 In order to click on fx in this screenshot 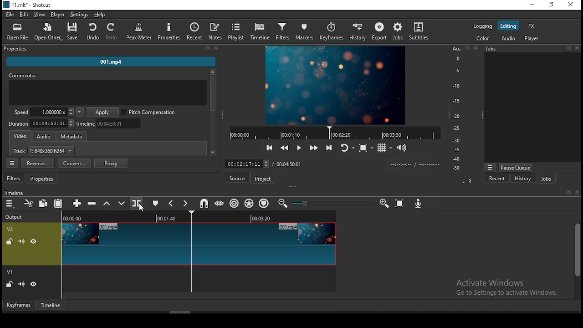, I will do `click(533, 26)`.